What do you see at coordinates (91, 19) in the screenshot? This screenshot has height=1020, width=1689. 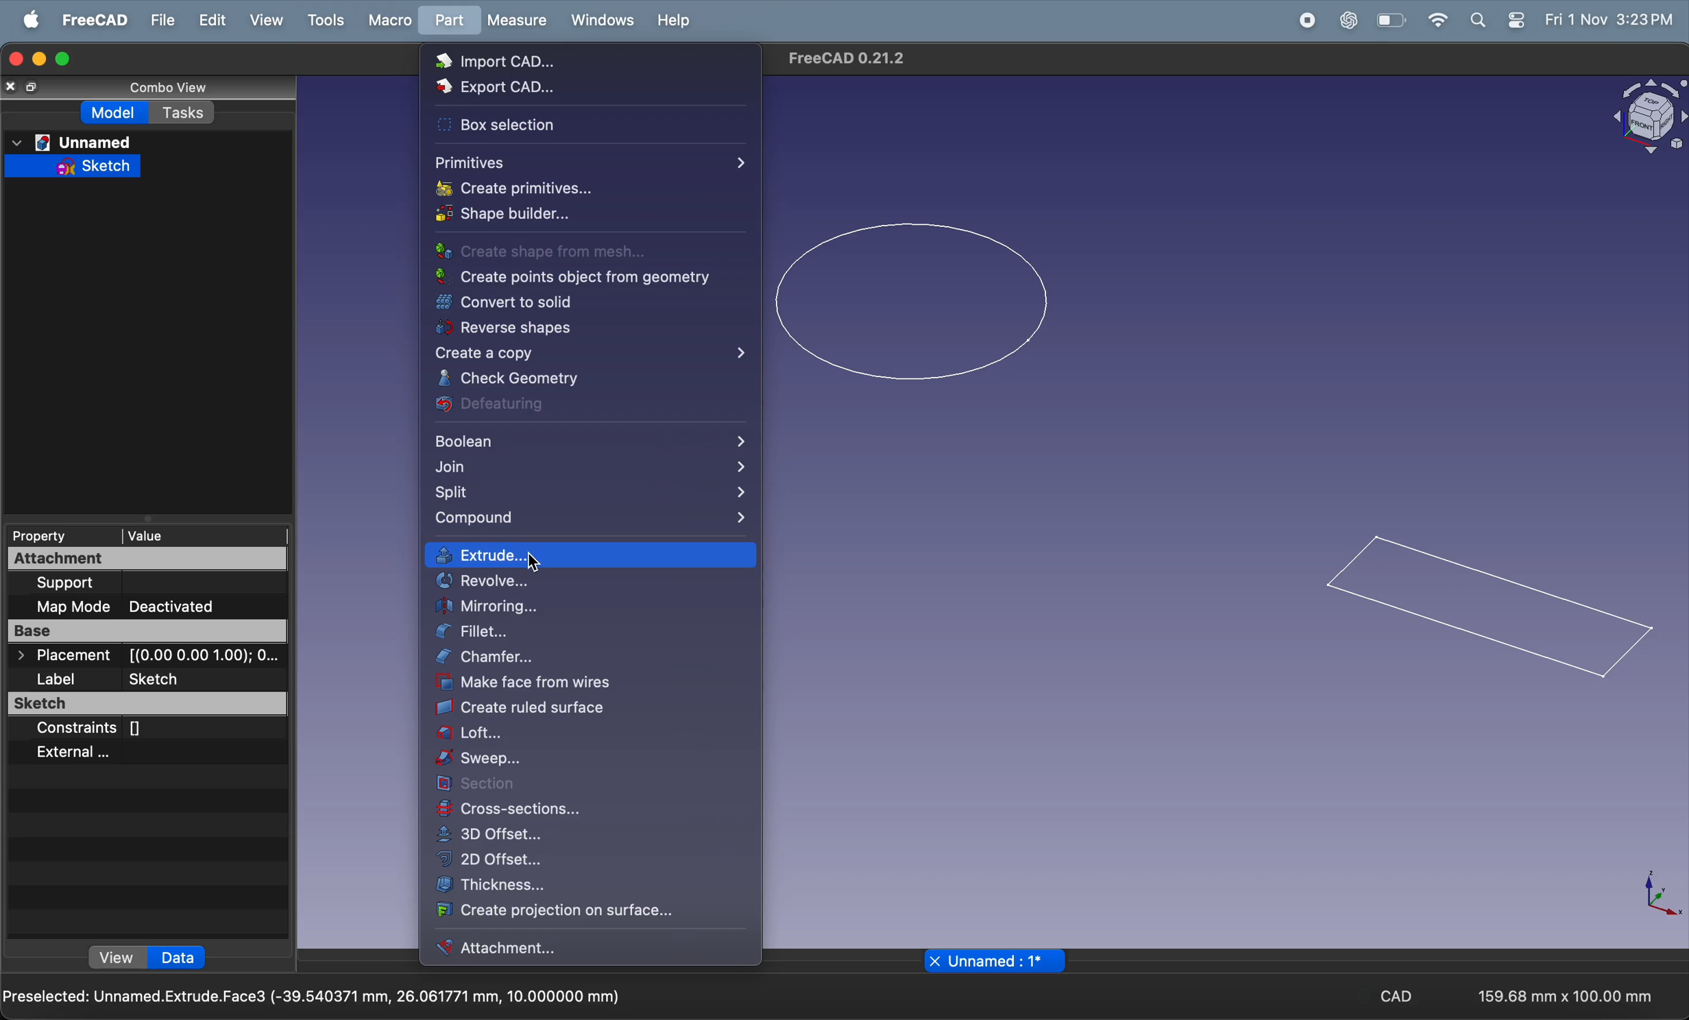 I see `Freecad` at bounding box center [91, 19].